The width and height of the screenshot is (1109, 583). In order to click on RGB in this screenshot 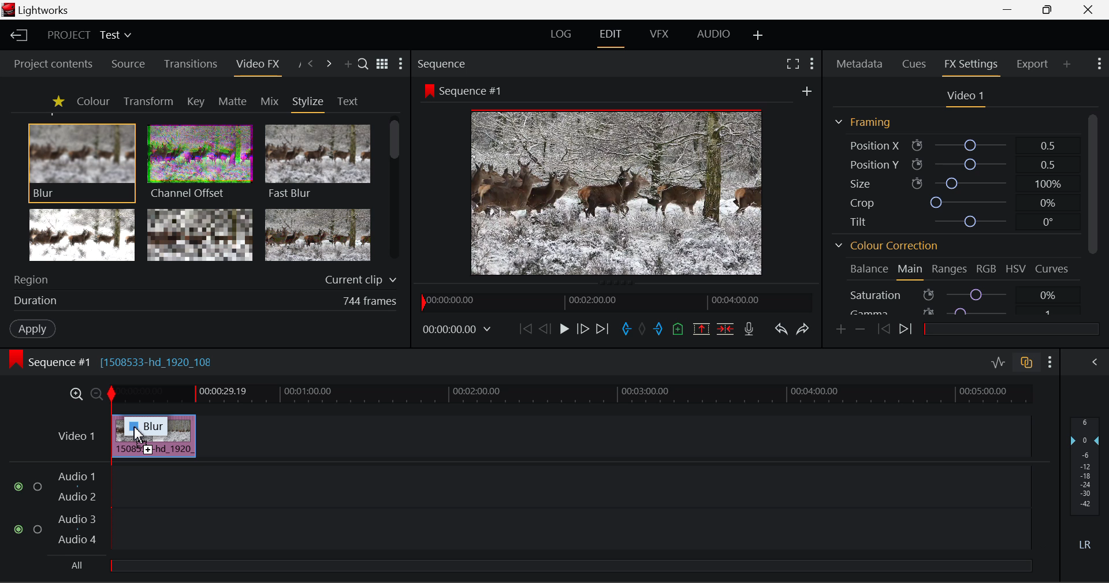, I will do `click(987, 269)`.